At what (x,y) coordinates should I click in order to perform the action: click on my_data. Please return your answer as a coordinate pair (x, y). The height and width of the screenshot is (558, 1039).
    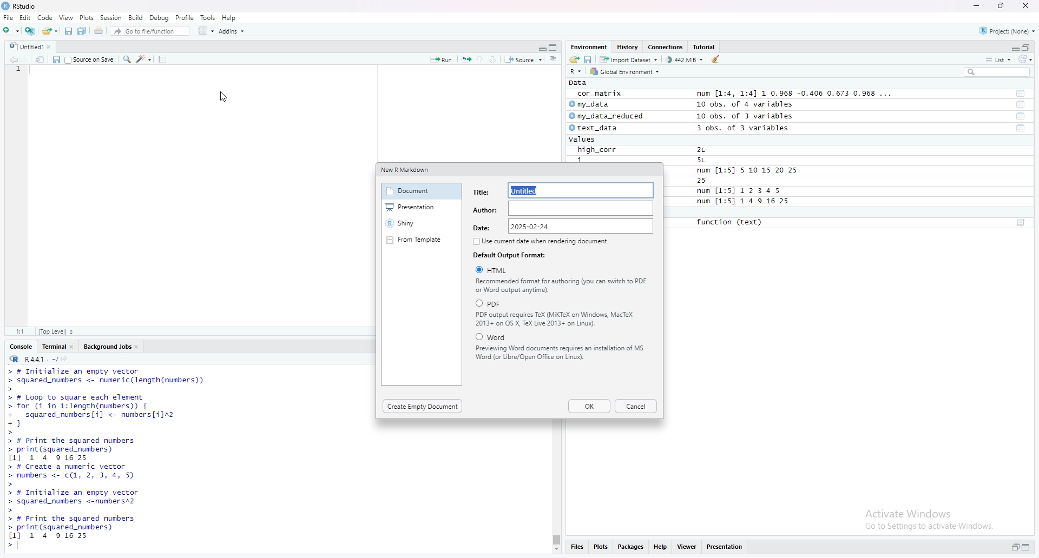
    Looking at the image, I should click on (595, 104).